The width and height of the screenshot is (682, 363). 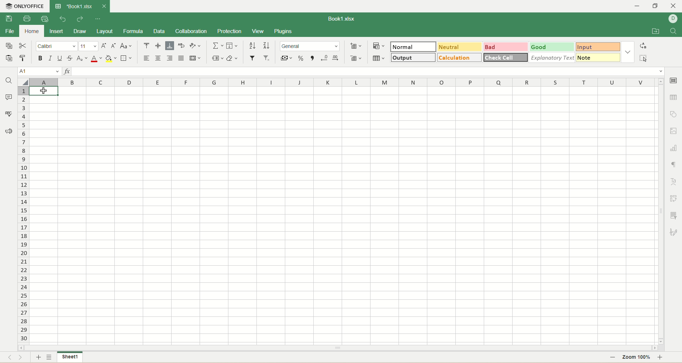 I want to click on merge and center, so click(x=195, y=58).